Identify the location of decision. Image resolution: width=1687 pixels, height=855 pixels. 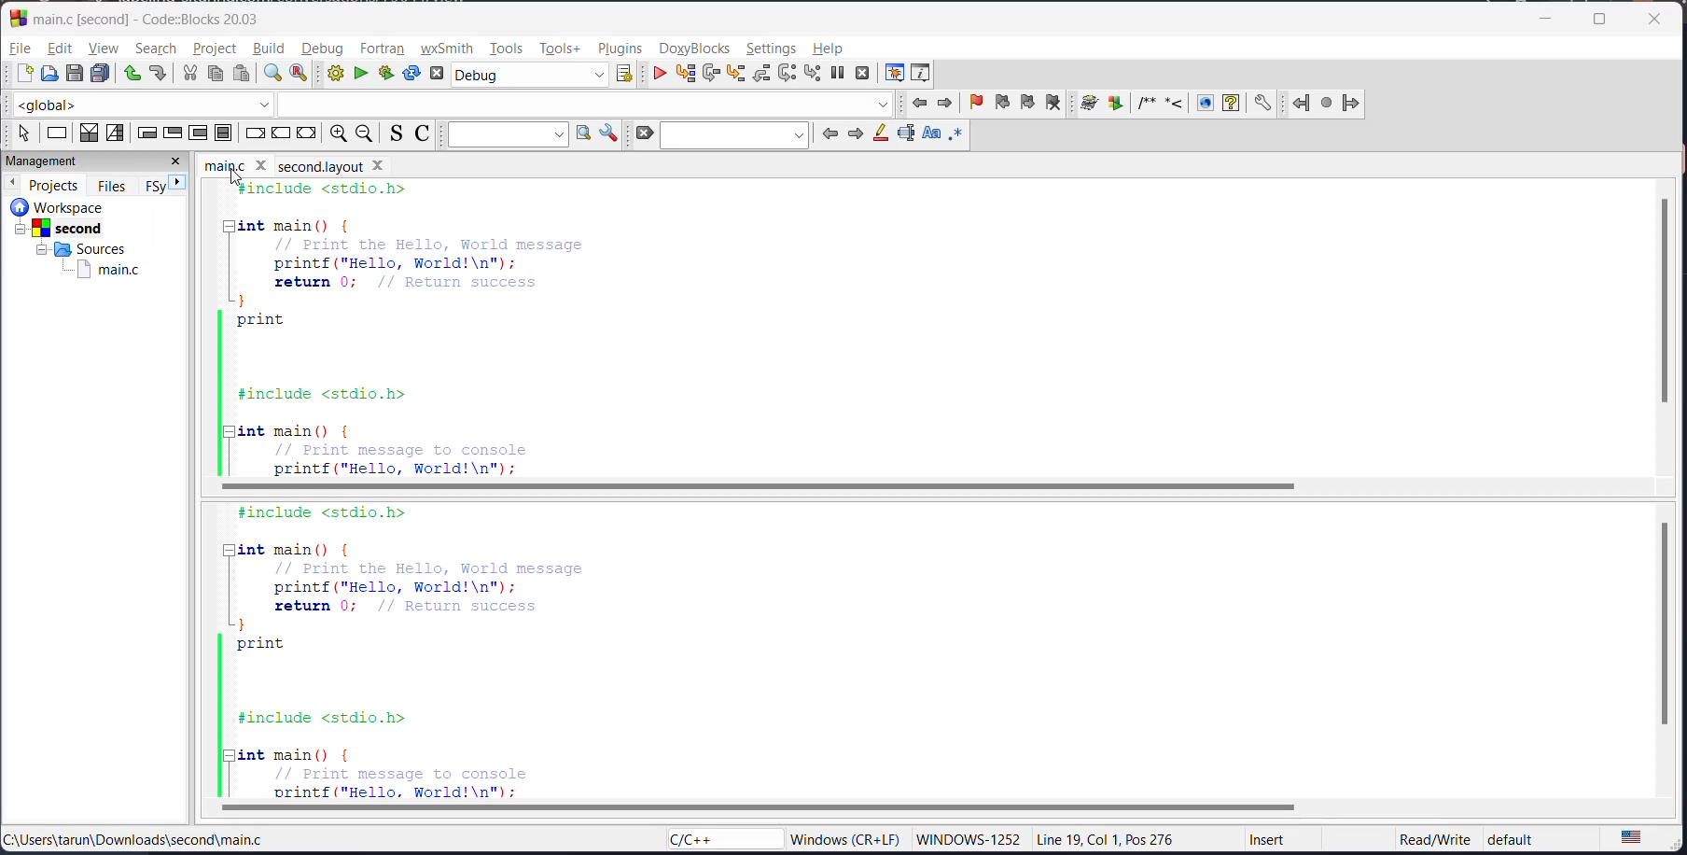
(87, 133).